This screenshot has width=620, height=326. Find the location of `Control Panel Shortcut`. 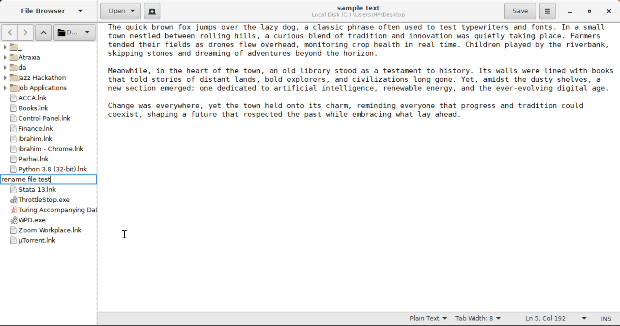

Control Panel Shortcut is located at coordinates (48, 118).